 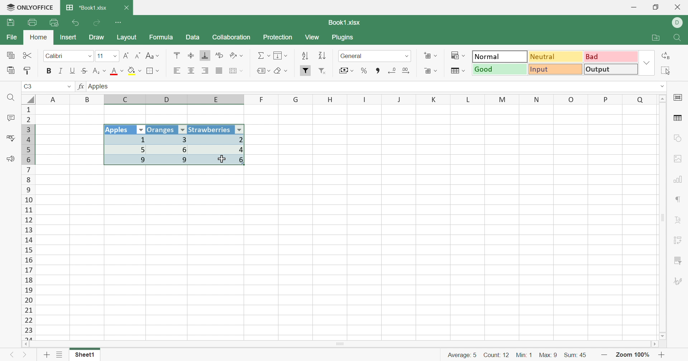 I want to click on H, so click(x=330, y=99).